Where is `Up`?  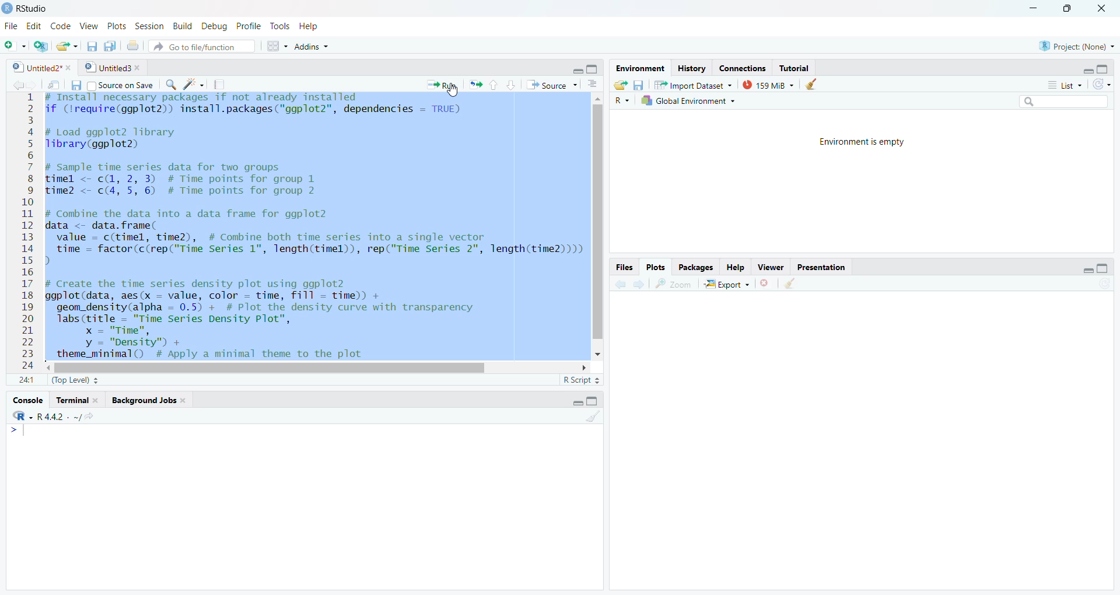 Up is located at coordinates (493, 84).